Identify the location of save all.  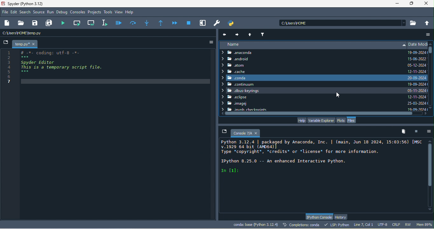
(50, 23).